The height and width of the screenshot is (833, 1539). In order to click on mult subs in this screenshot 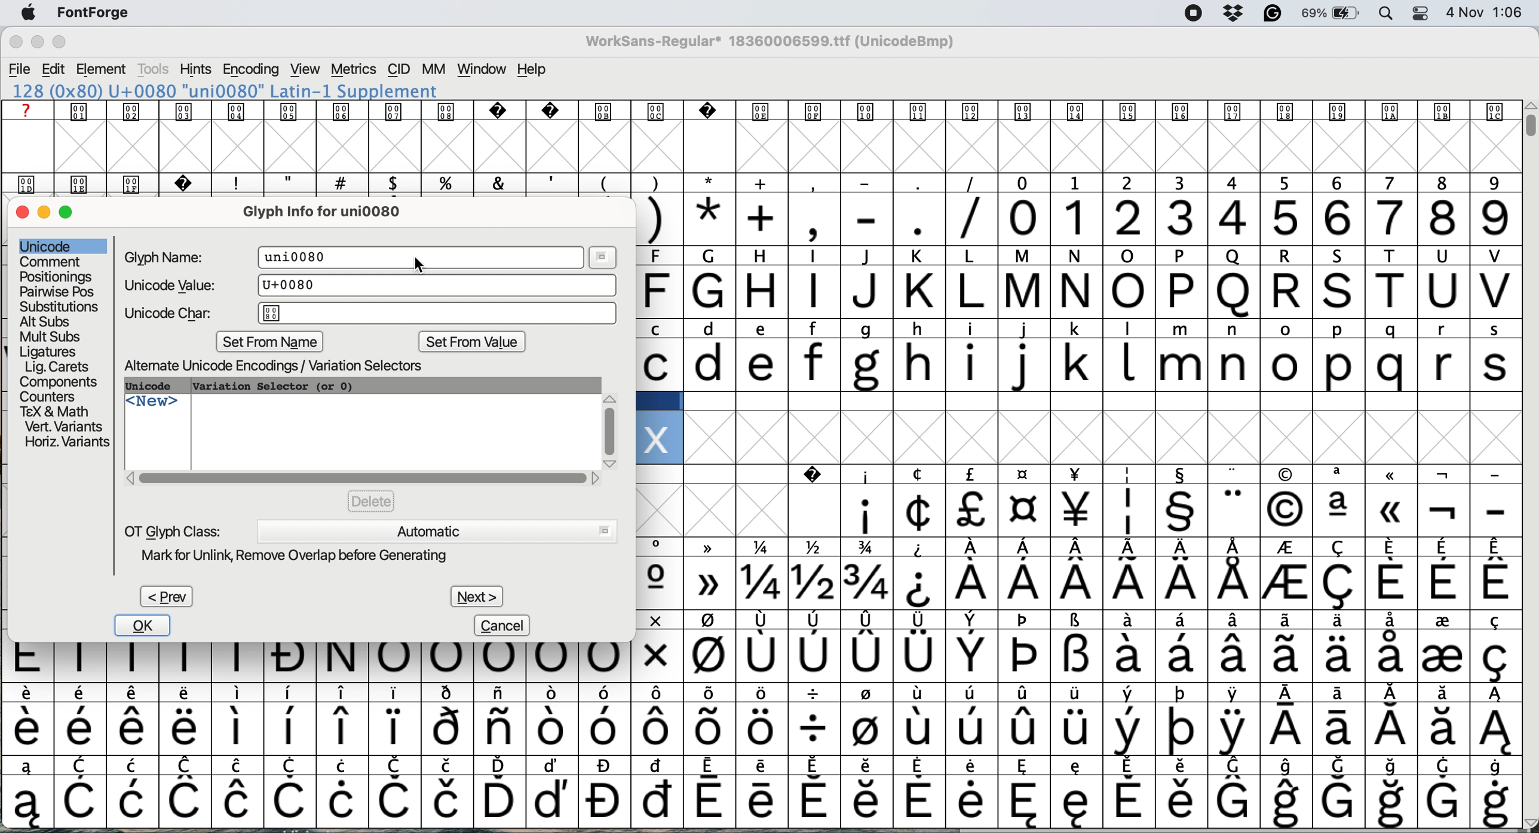, I will do `click(48, 336)`.